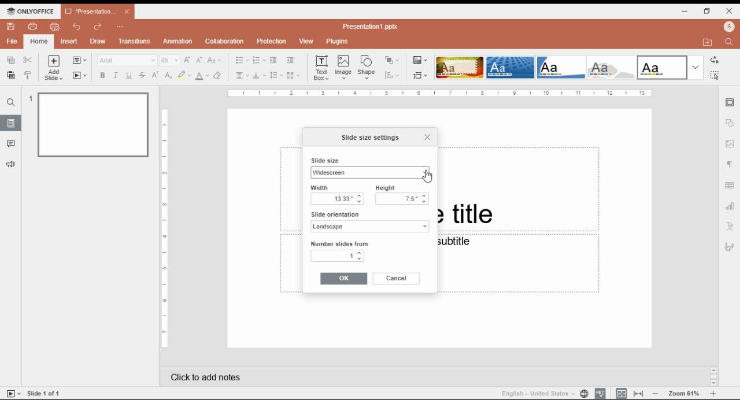 The height and width of the screenshot is (400, 740). Describe the element at coordinates (367, 214) in the screenshot. I see `slide orientation` at that location.